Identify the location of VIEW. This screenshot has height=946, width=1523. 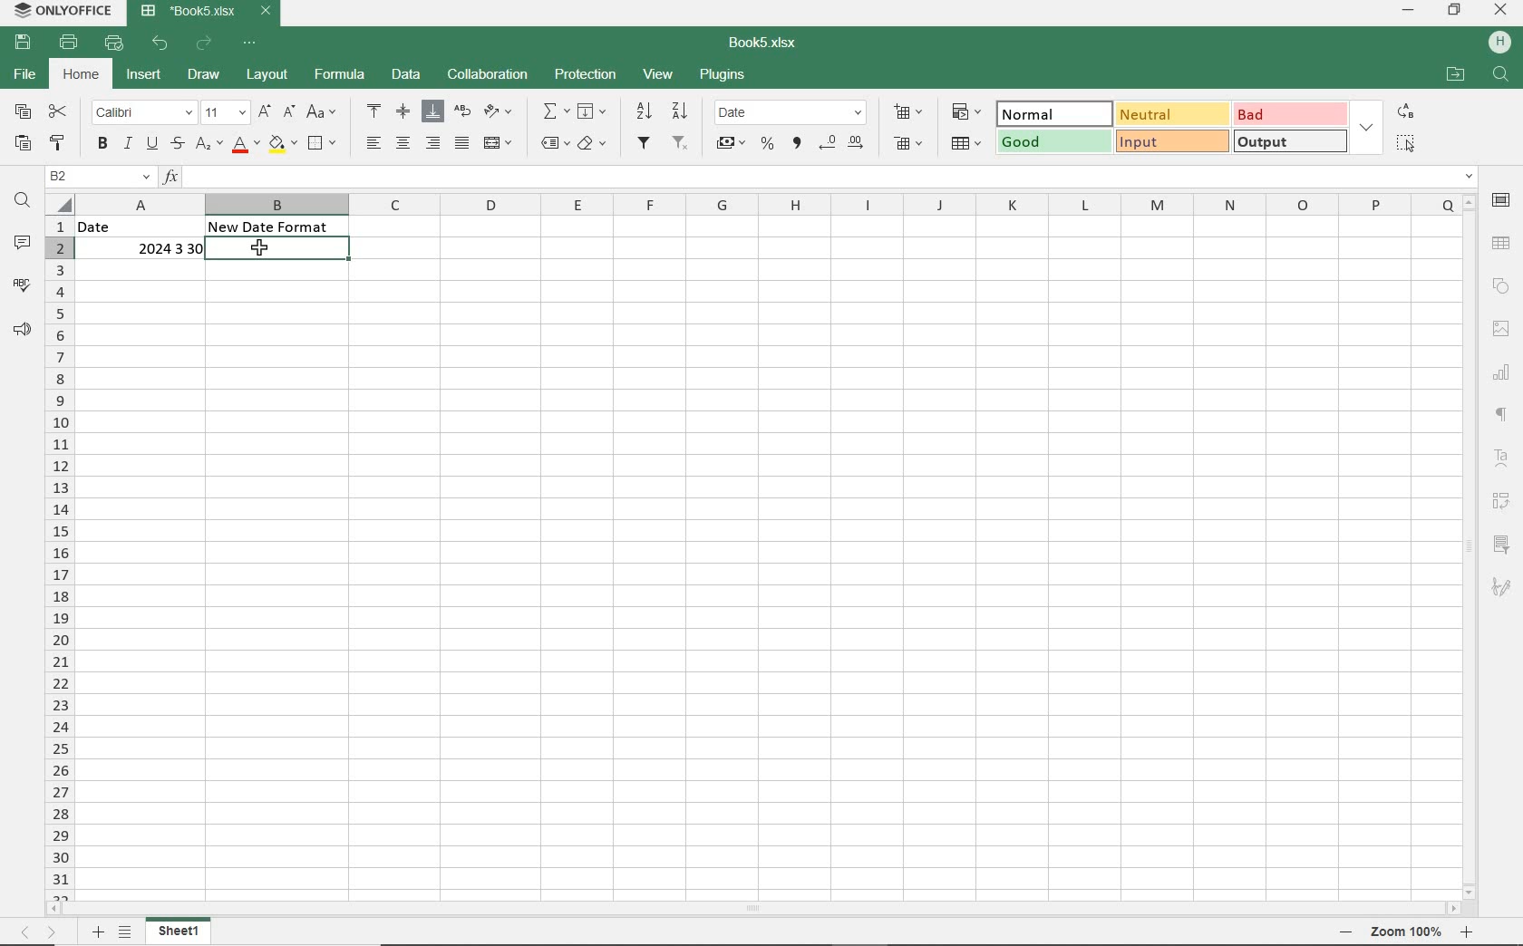
(658, 74).